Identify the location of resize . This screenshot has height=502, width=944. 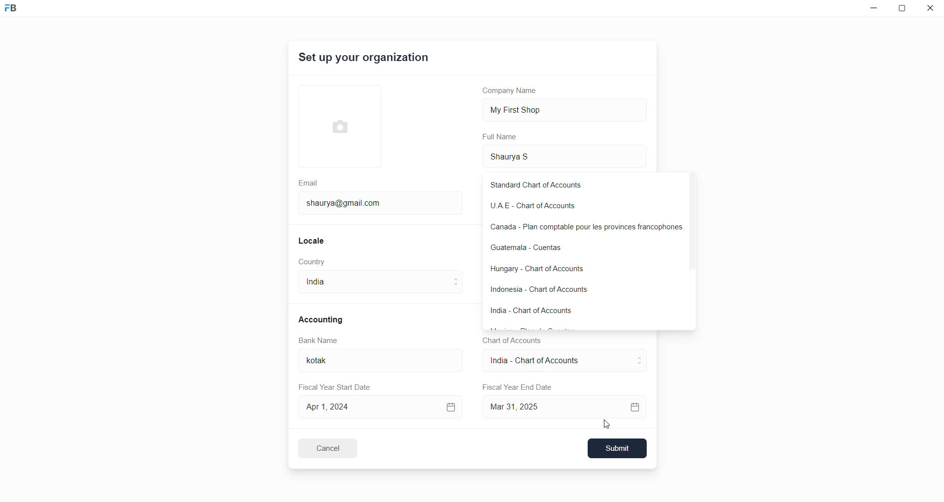
(905, 10).